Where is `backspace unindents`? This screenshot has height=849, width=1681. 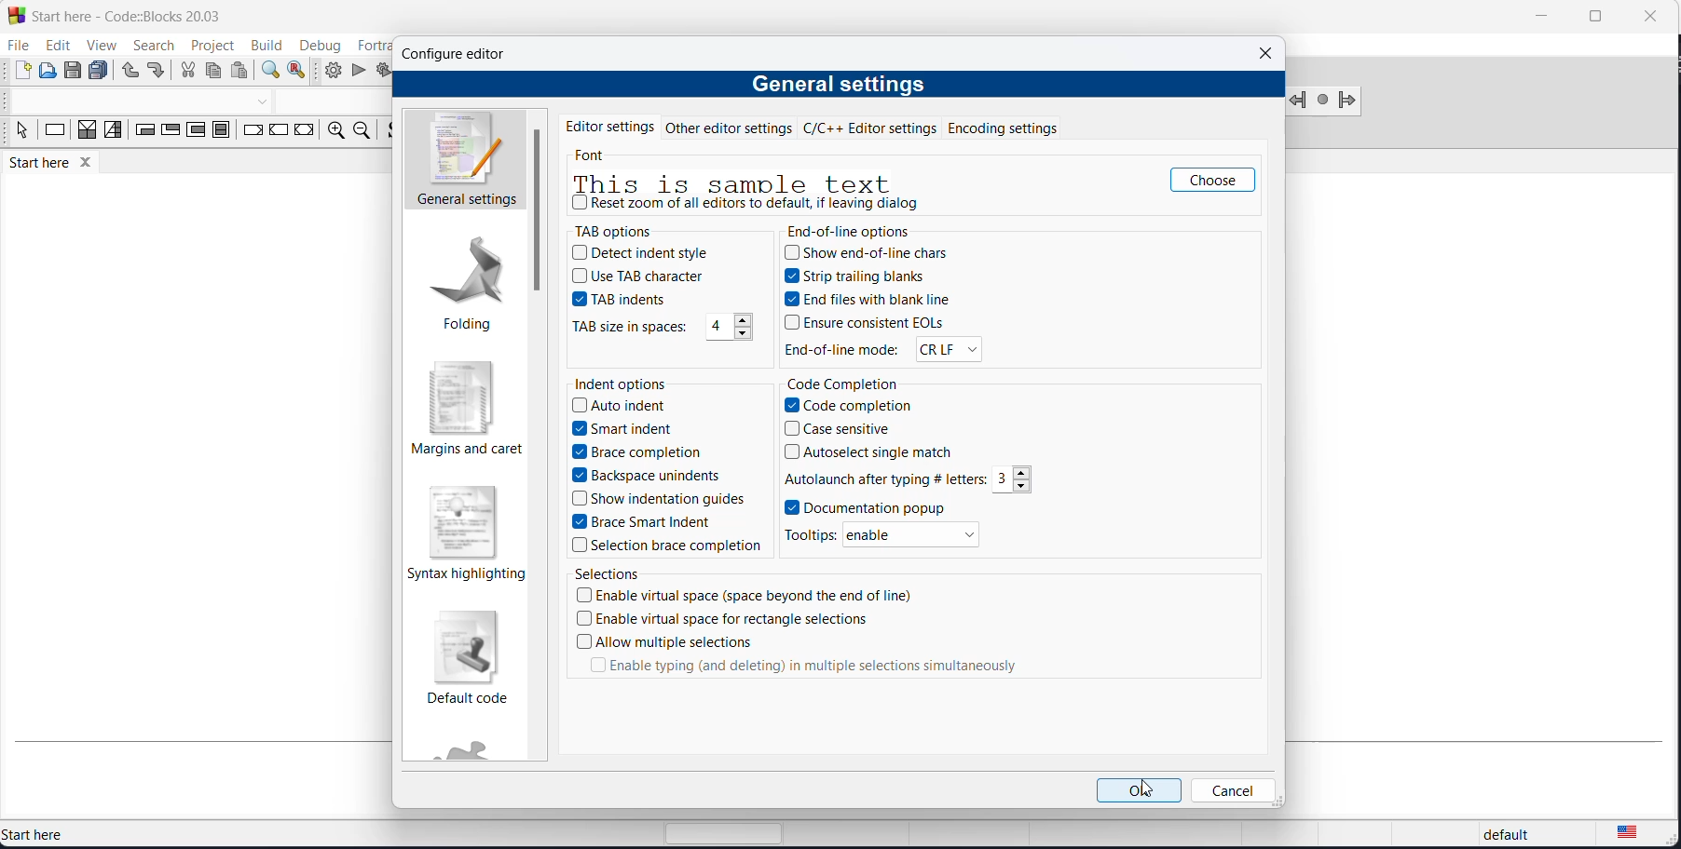
backspace unindents is located at coordinates (646, 476).